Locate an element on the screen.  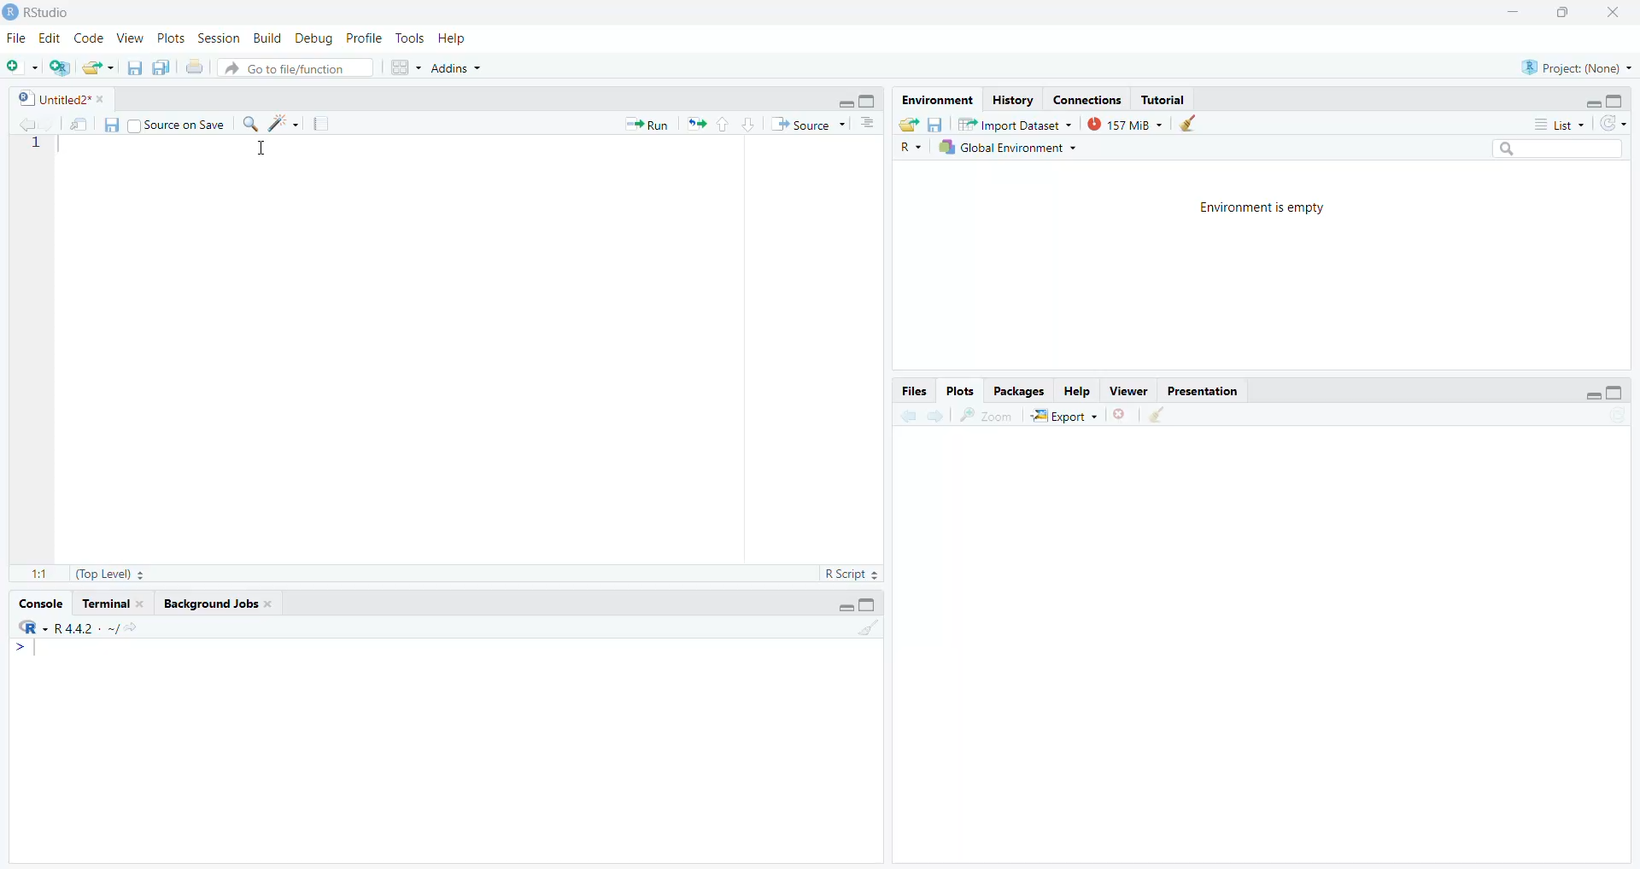
save current document is located at coordinates (134, 68).